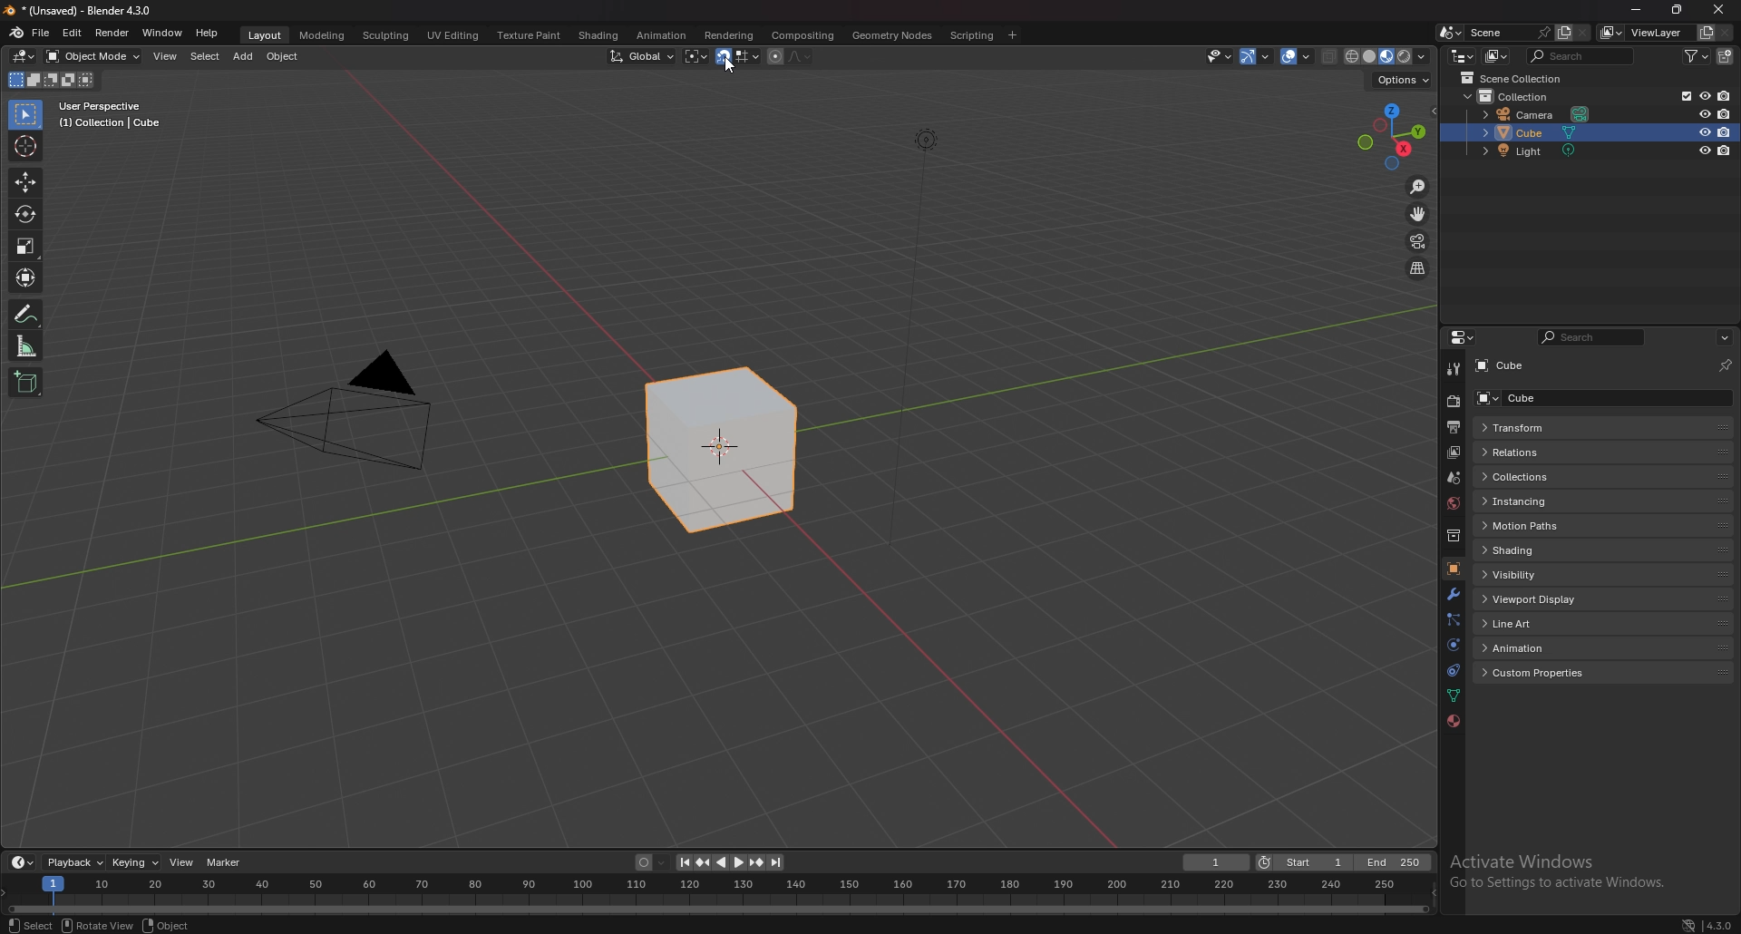 Image resolution: width=1741 pixels, height=934 pixels. I want to click on network, so click(1689, 922).